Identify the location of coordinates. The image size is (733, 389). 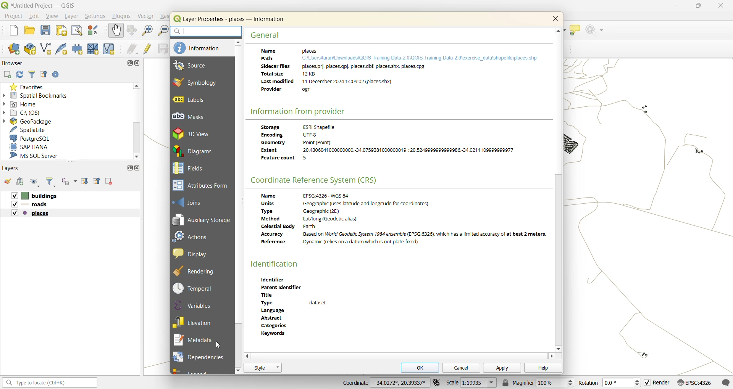
(384, 383).